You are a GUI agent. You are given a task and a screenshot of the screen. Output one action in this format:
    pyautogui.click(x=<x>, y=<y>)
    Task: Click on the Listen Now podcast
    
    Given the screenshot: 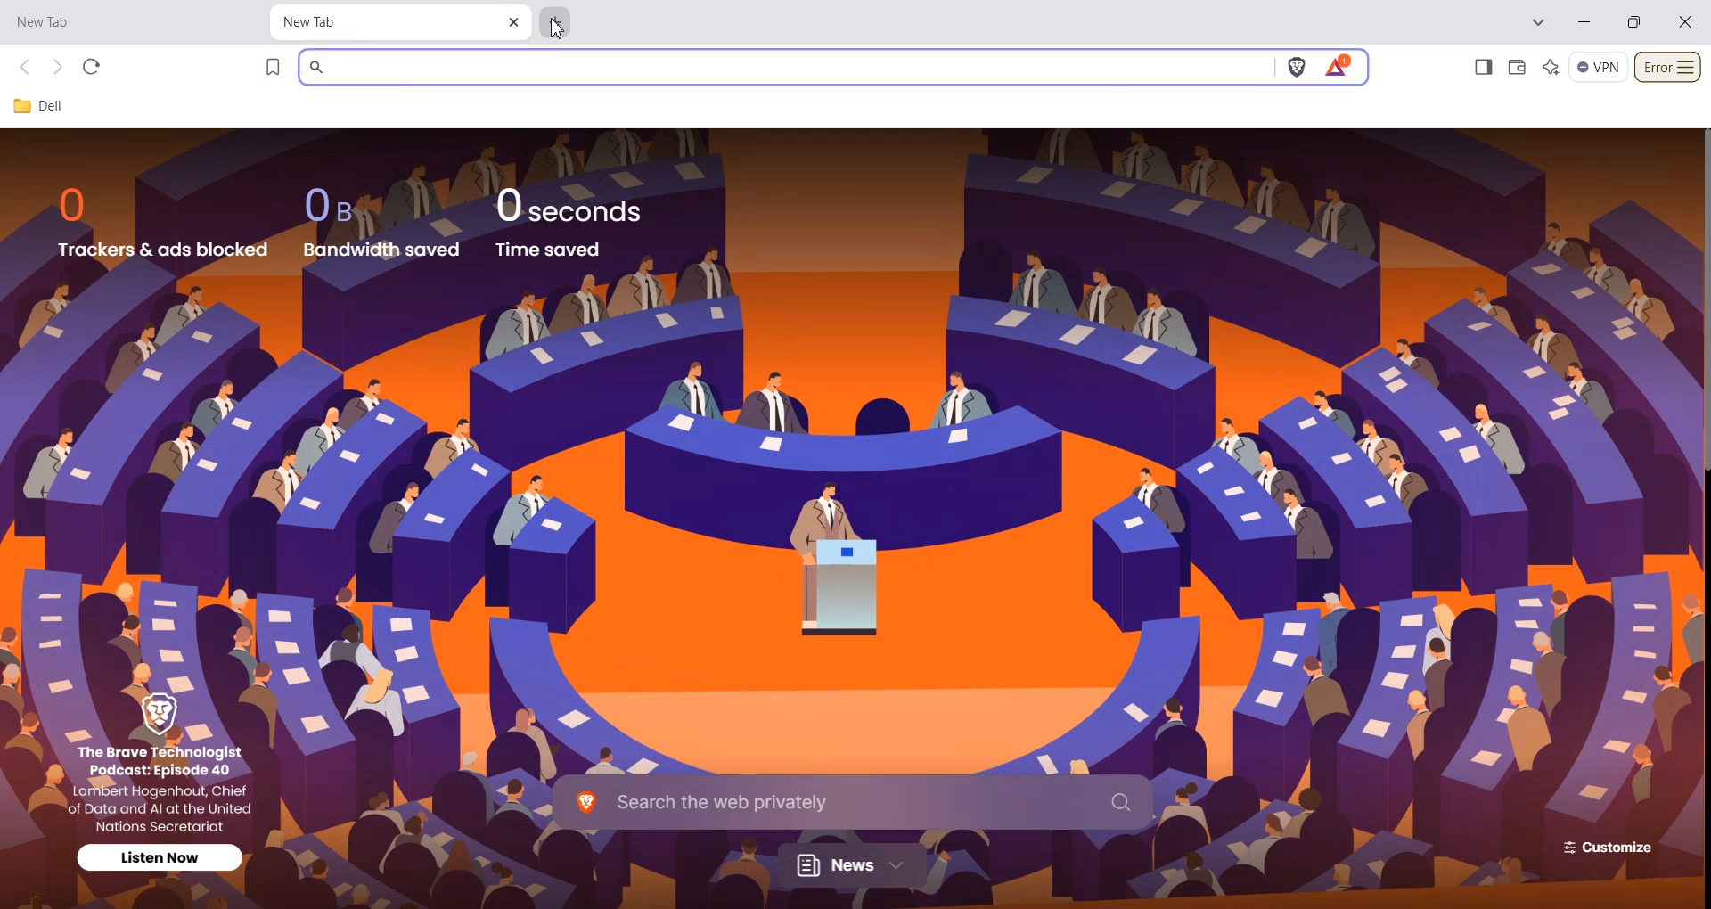 What is the action you would take?
    pyautogui.click(x=162, y=856)
    